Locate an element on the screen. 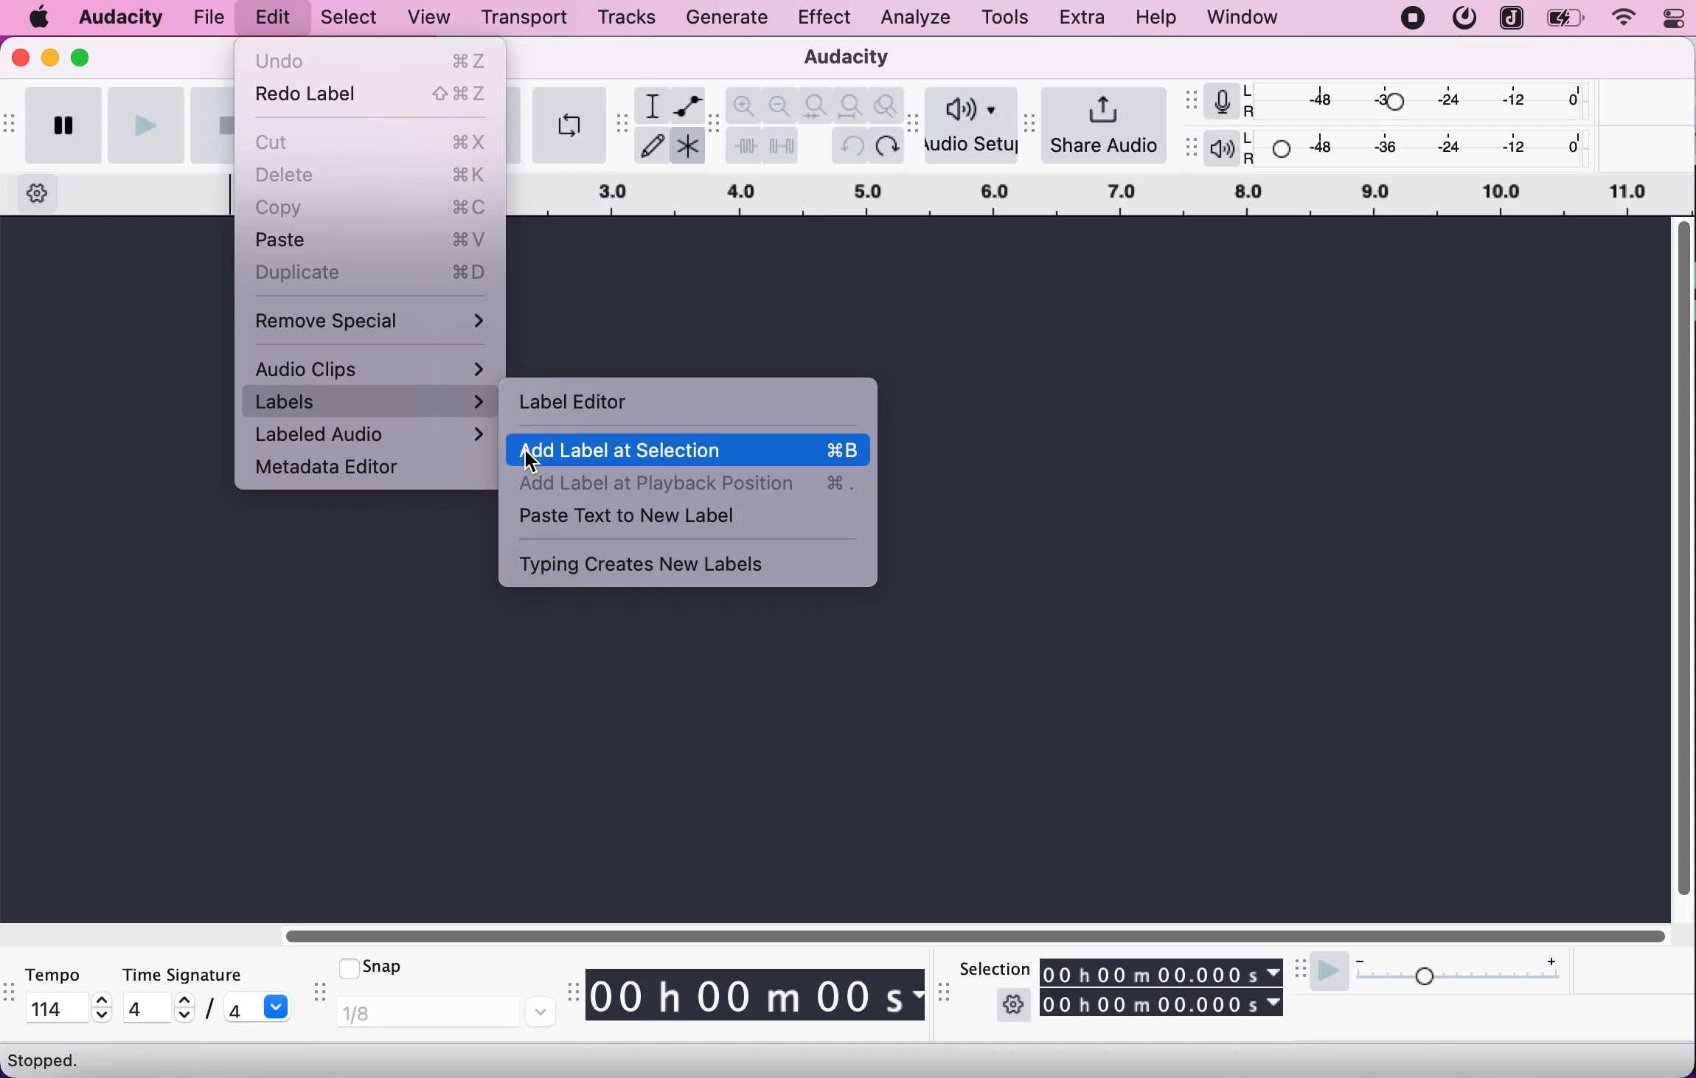 The width and height of the screenshot is (1696, 1078). audacity playback meter toolbar is located at coordinates (1189, 148).